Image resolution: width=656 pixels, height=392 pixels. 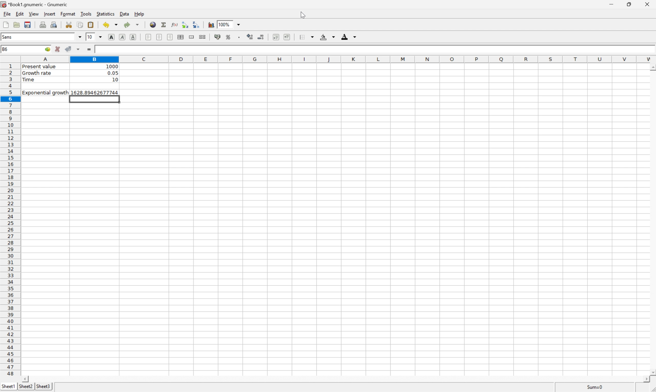 I want to click on Undo, so click(x=109, y=24).